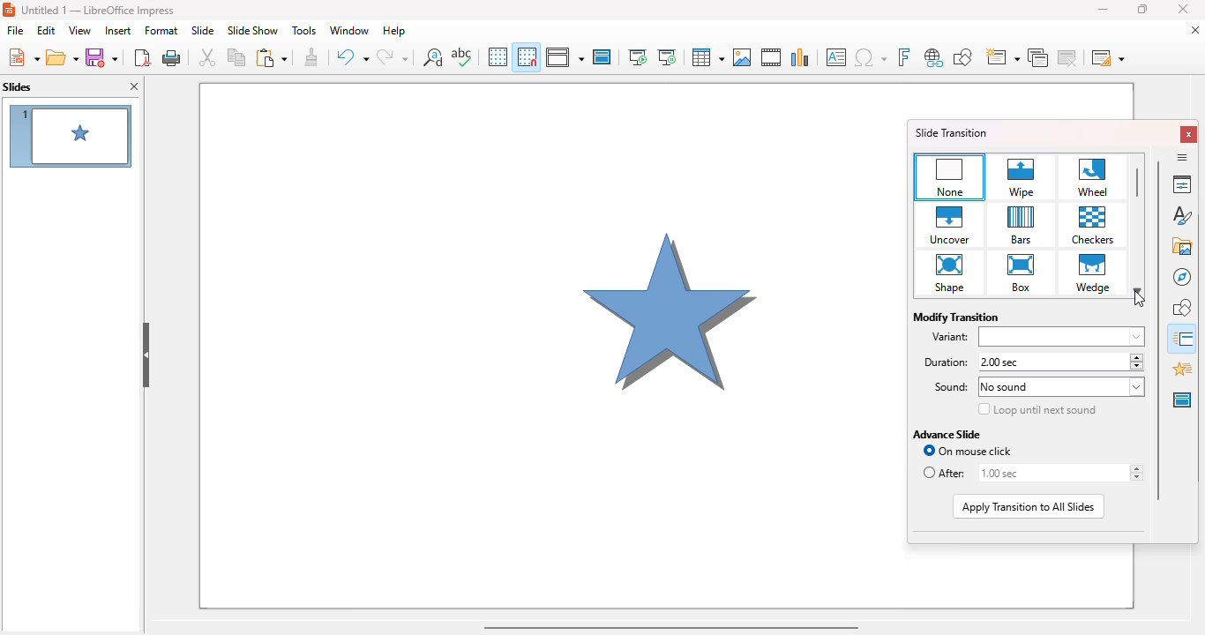 This screenshot has height=635, width=1205. What do you see at coordinates (950, 273) in the screenshot?
I see `shape` at bounding box center [950, 273].